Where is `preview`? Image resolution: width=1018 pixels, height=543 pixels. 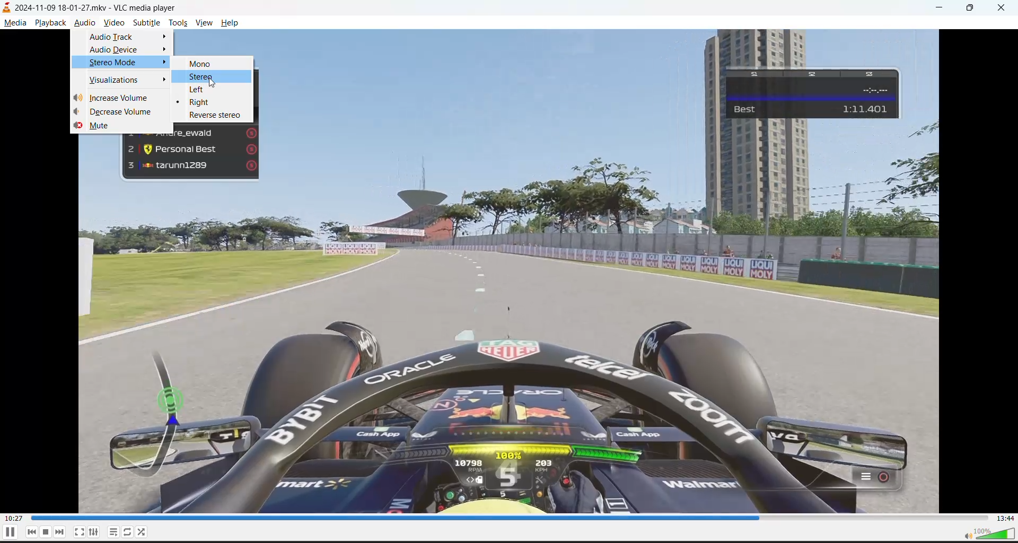 preview is located at coordinates (508, 350).